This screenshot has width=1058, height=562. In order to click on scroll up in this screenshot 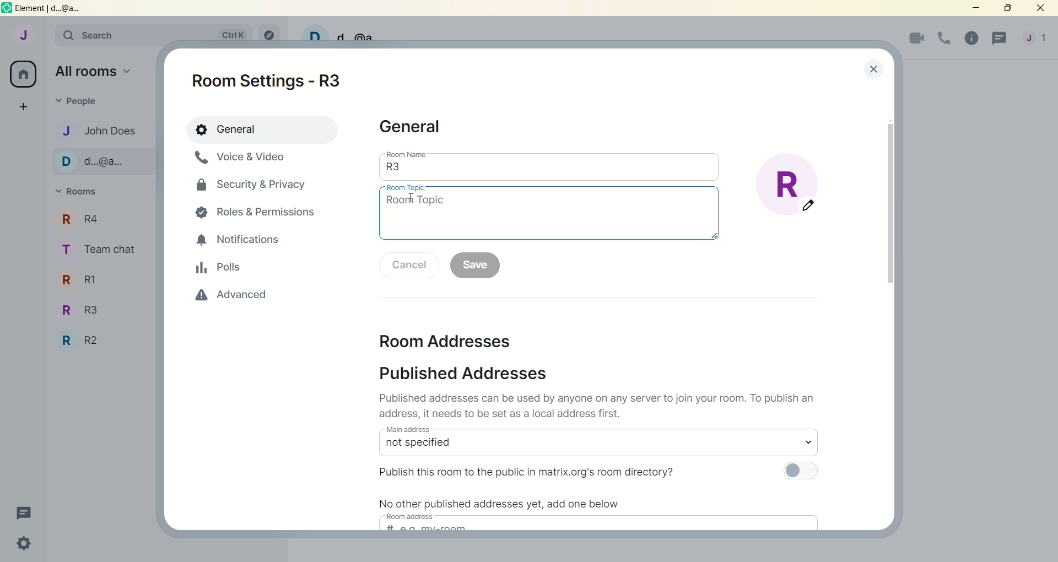, I will do `click(889, 119)`.